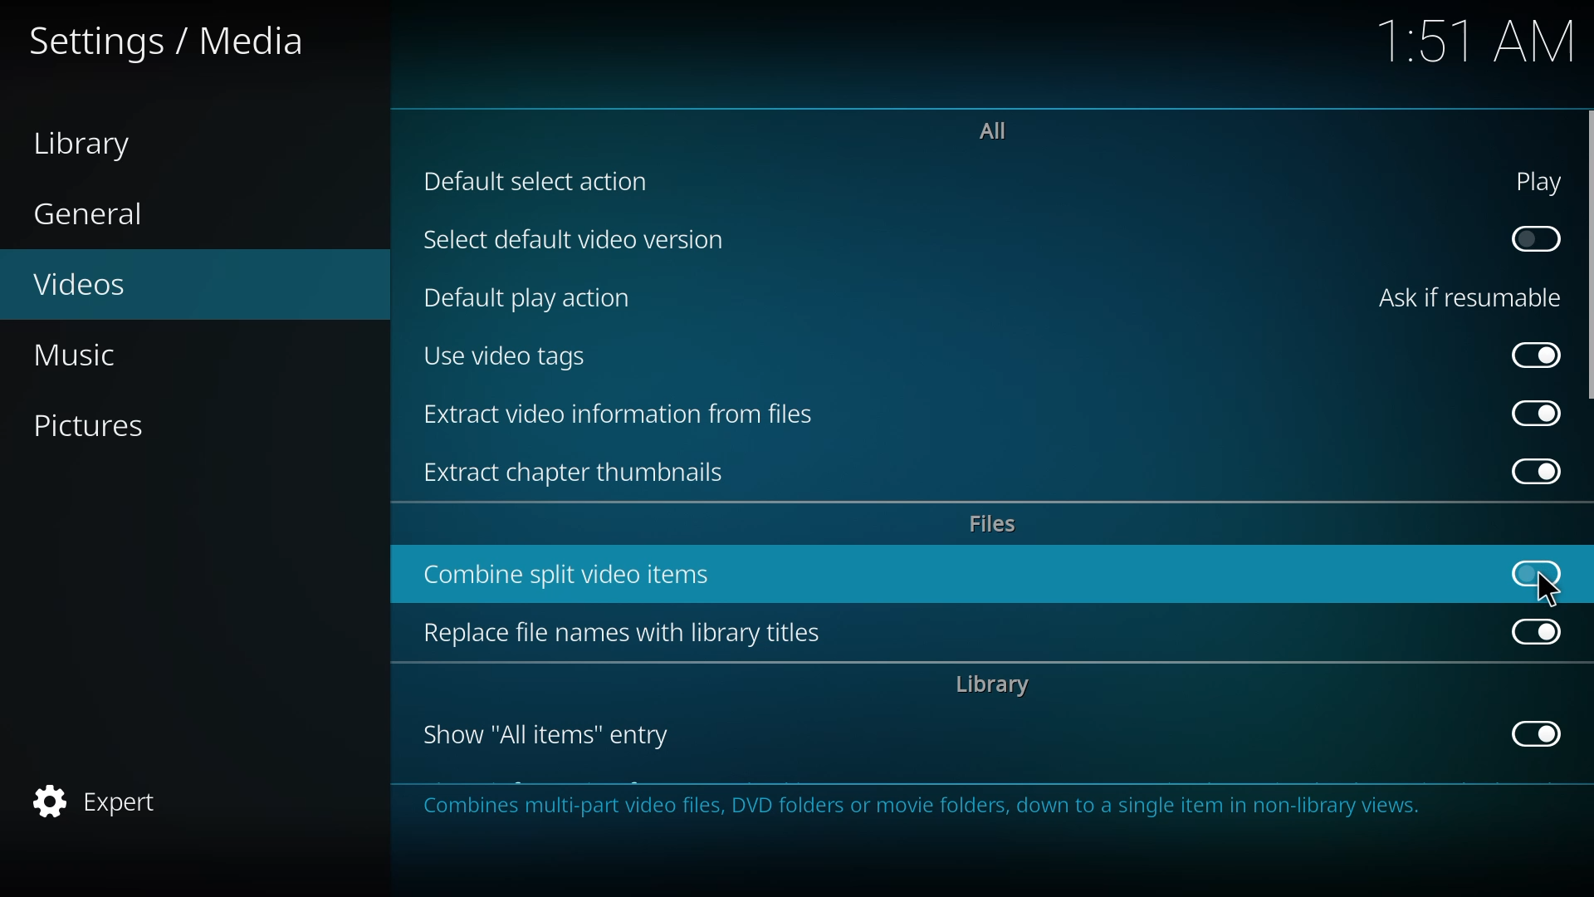 Image resolution: width=1594 pixels, height=897 pixels. Describe the element at coordinates (1529, 238) in the screenshot. I see `click to enable` at that location.